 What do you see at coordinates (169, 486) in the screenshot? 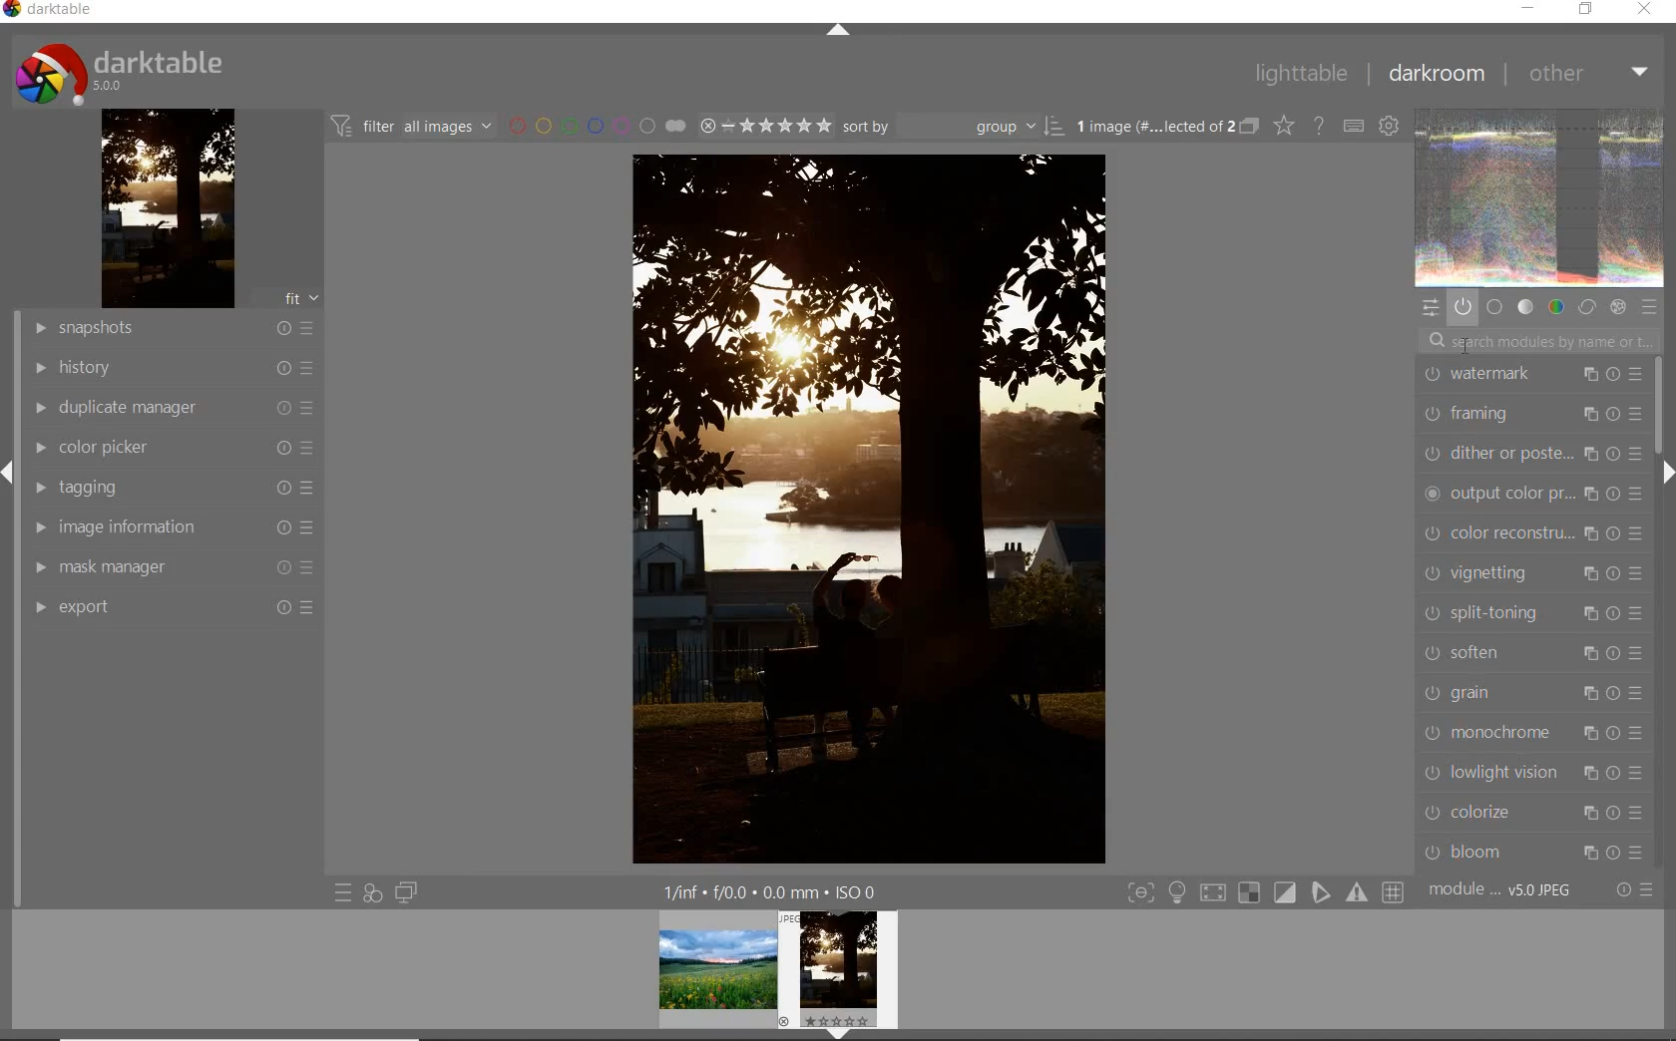
I see `tagging` at bounding box center [169, 486].